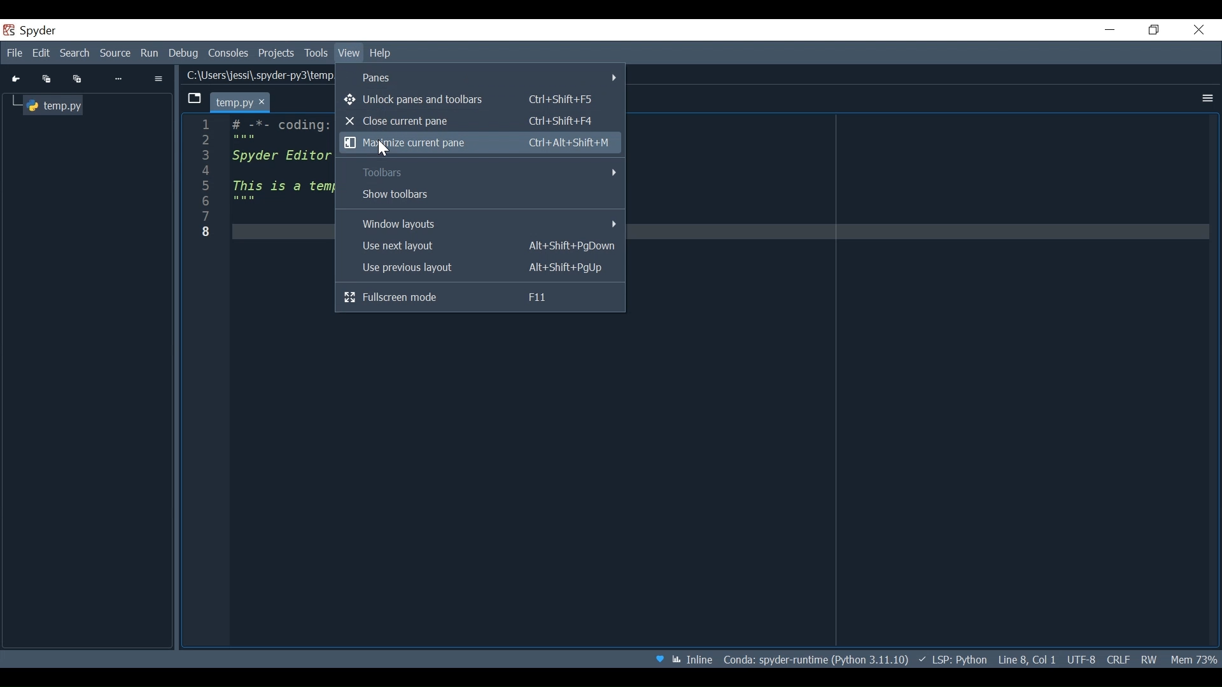 Image resolution: width=1222 pixels, height=687 pixels. I want to click on cursor, so click(387, 151).